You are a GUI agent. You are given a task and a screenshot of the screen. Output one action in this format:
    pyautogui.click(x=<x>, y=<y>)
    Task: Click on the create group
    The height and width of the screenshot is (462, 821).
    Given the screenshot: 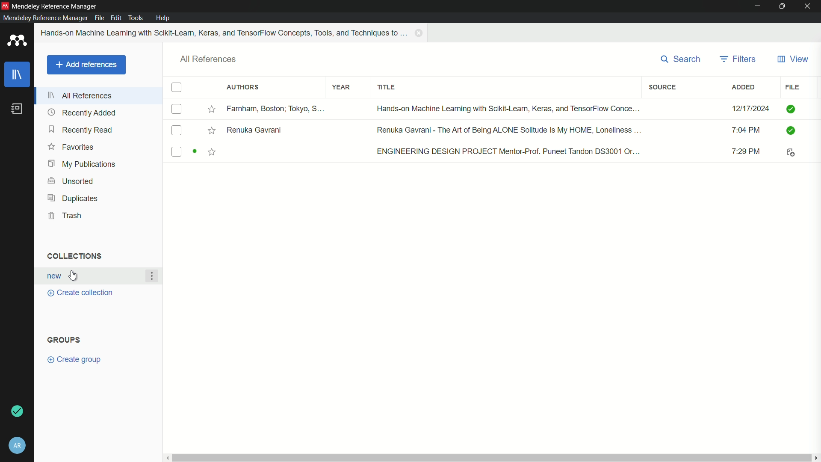 What is the action you would take?
    pyautogui.click(x=74, y=360)
    